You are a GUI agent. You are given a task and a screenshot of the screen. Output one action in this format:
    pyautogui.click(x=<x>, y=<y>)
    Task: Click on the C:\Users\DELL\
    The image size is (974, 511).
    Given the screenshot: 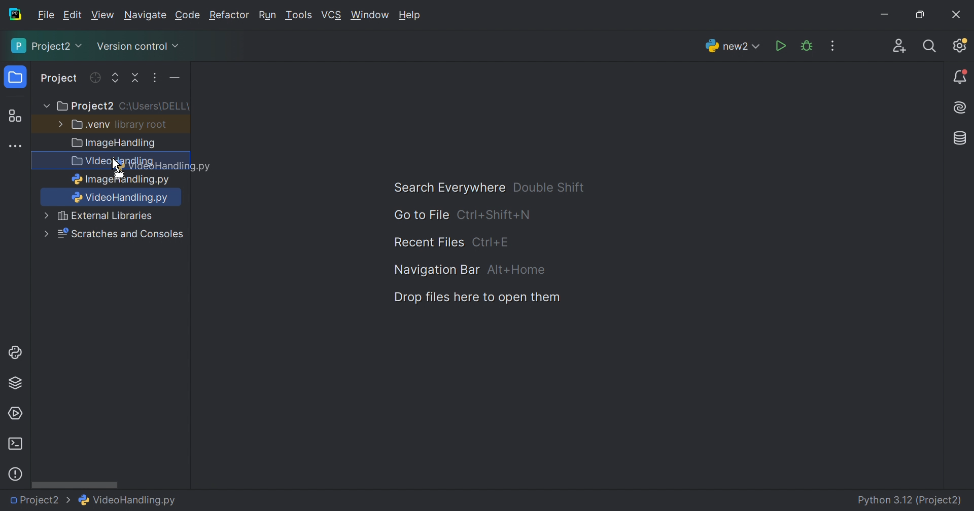 What is the action you would take?
    pyautogui.click(x=154, y=106)
    